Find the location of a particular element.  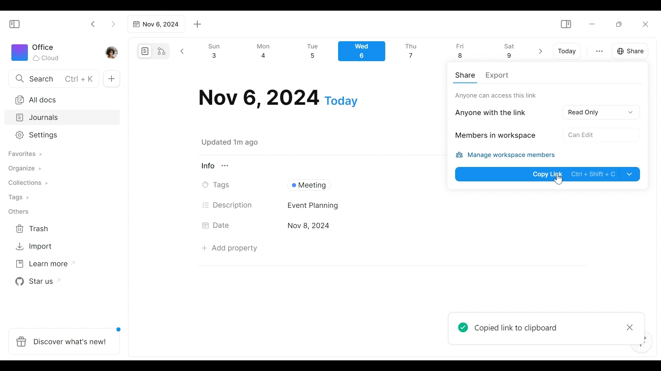

Export is located at coordinates (496, 76).